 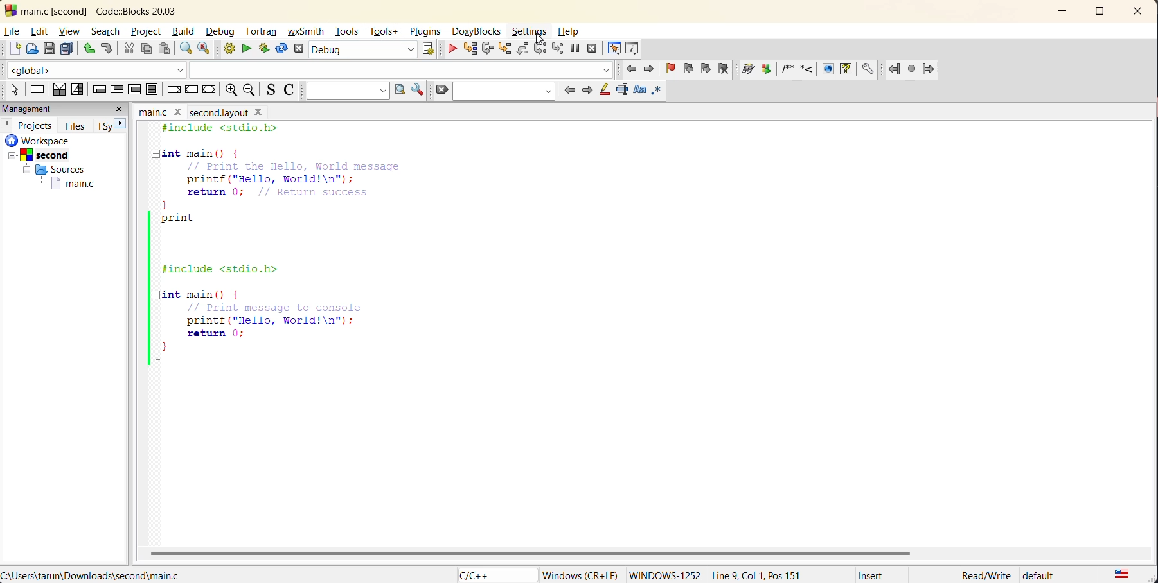 I want to click on clear bookmark, so click(x=727, y=71).